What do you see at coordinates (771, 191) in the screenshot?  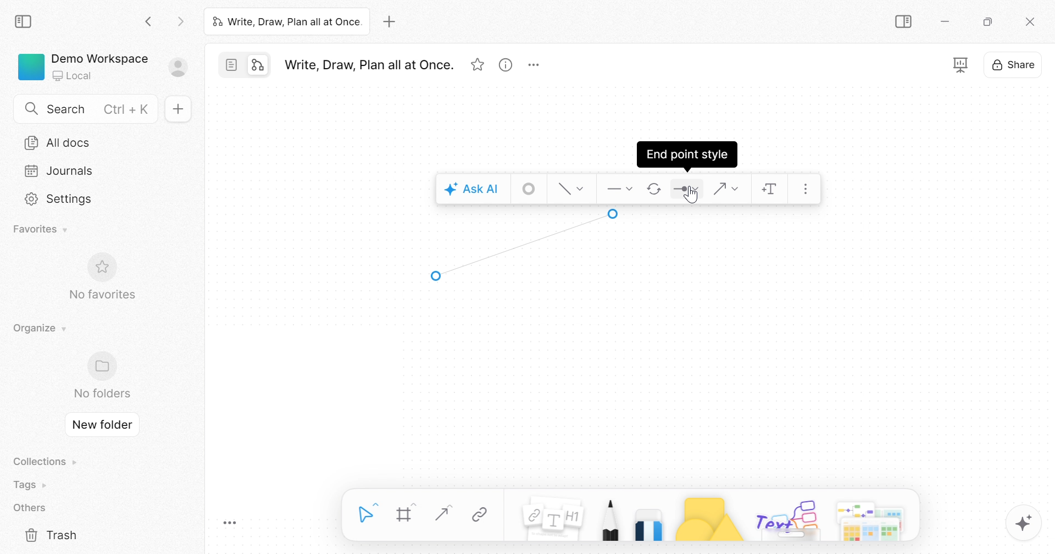 I see `Add text` at bounding box center [771, 191].